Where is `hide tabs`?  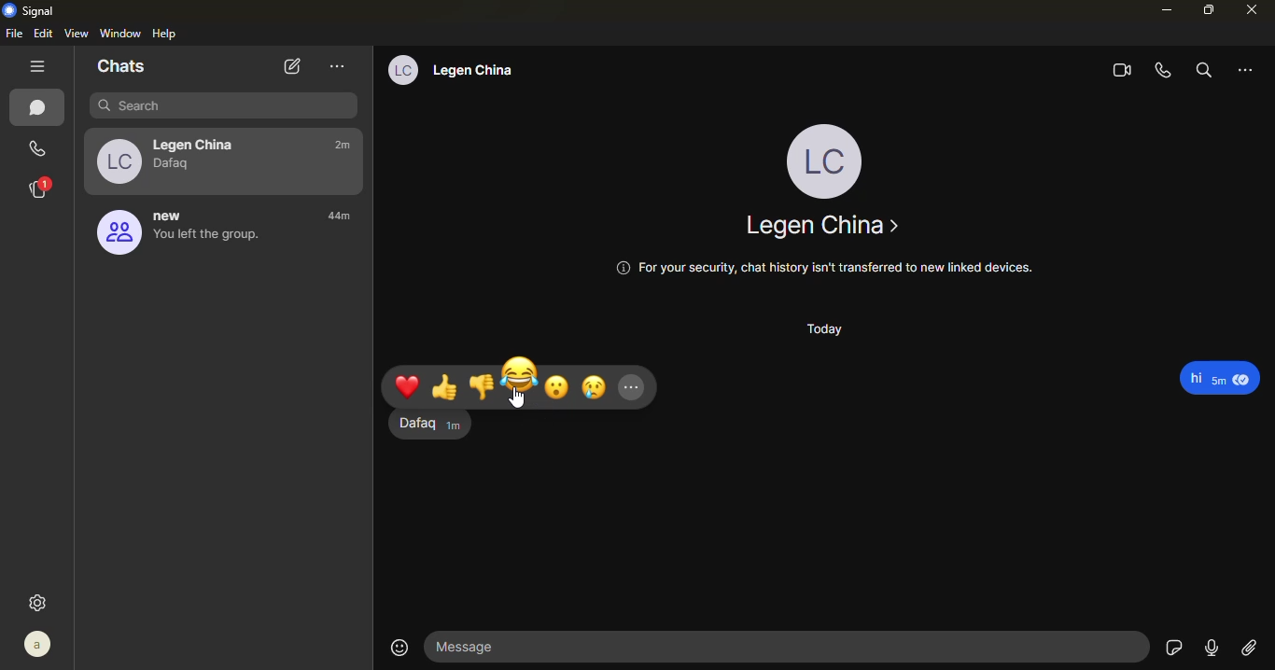
hide tabs is located at coordinates (39, 67).